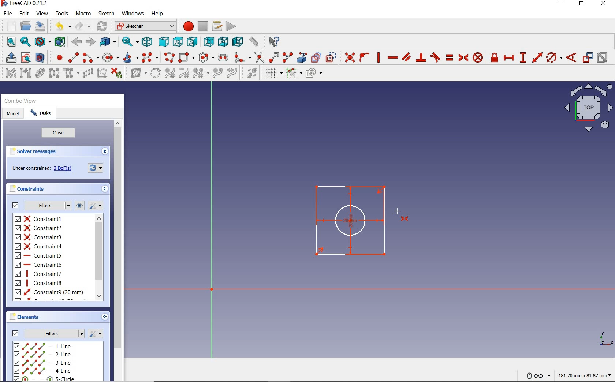 Image resolution: width=615 pixels, height=382 pixels. I want to click on 181.70 mm x 81.87 mm, so click(585, 376).